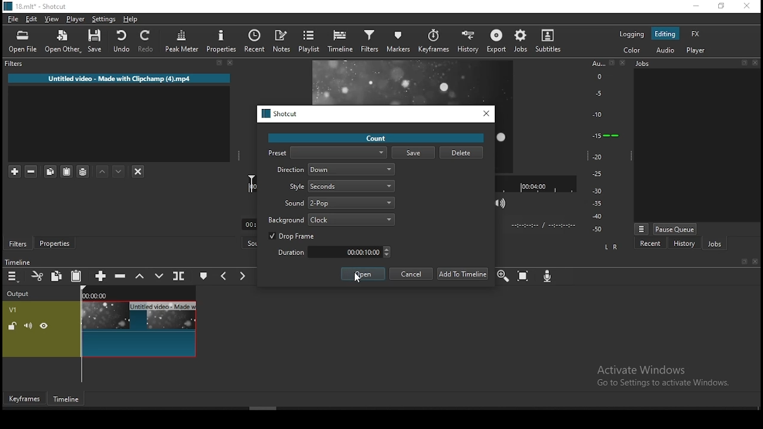 The image size is (763, 429). What do you see at coordinates (379, 136) in the screenshot?
I see `count` at bounding box center [379, 136].